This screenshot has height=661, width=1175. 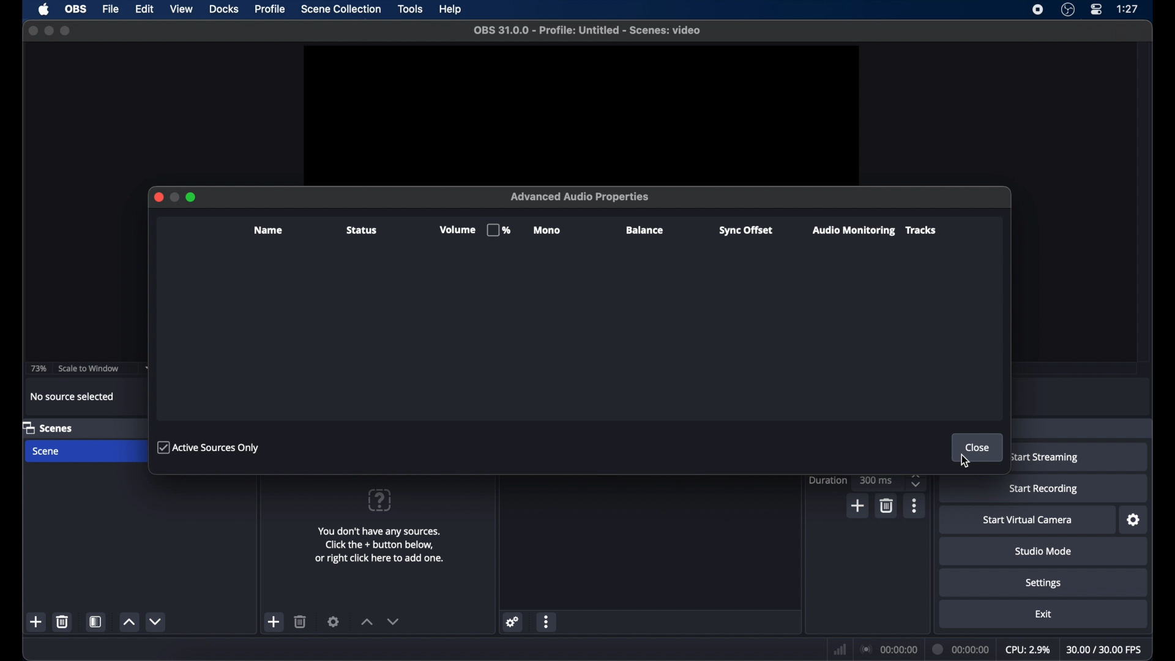 I want to click on view, so click(x=182, y=9).